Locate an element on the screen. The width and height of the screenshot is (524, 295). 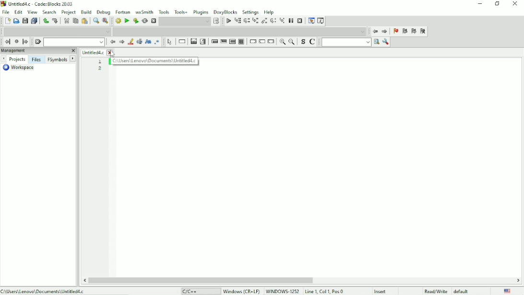
Entry condition loop is located at coordinates (214, 42).